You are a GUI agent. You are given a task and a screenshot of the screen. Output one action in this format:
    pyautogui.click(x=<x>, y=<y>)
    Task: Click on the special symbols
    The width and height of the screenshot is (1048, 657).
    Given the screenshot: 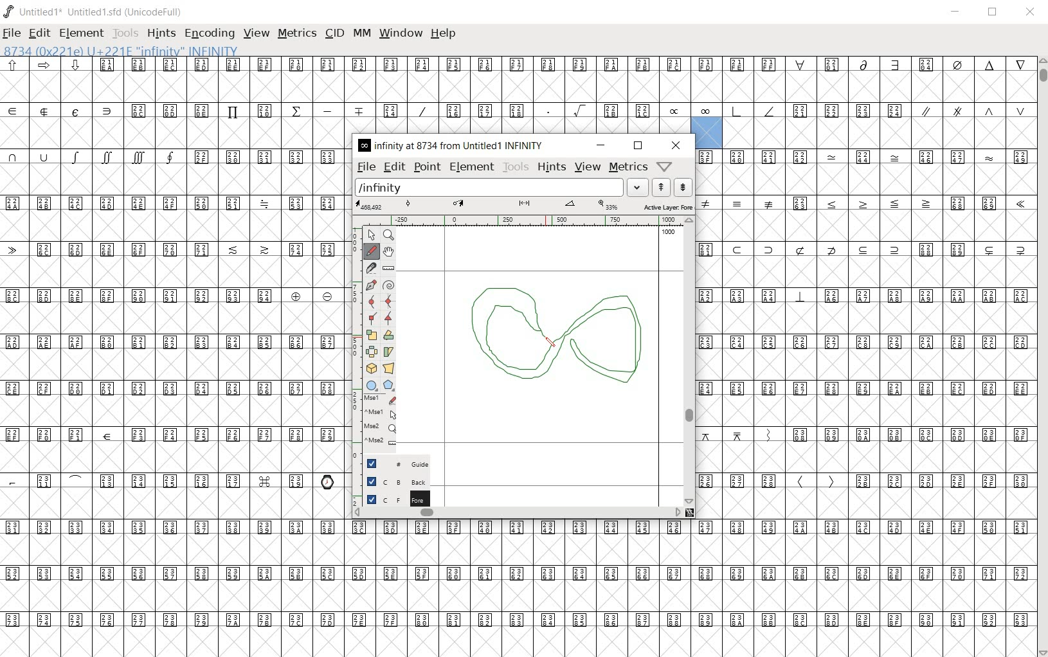 What is the action you would take?
    pyautogui.click(x=62, y=110)
    